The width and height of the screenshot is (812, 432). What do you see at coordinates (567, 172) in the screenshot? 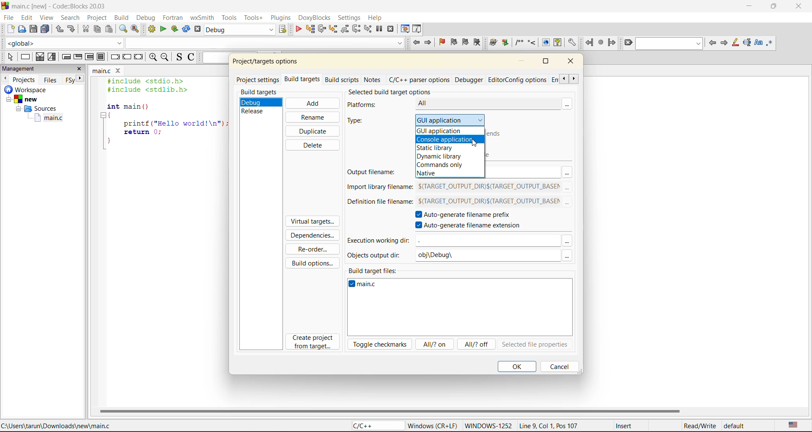
I see `More` at bounding box center [567, 172].